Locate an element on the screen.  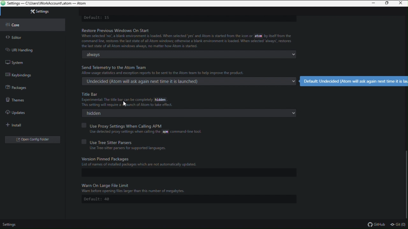
Restore Previous Windows On Start

When selected na,» blank environment i loaded. When selected yes’ and Atom i stared from the icon or atm by tel rom the
command line, restores th Last sate of ll Atom windows; these a blank environment loaded. When selected sways’, restores
the las state of all Atom windows aways, no matter how Atom started. is located at coordinates (186, 38).